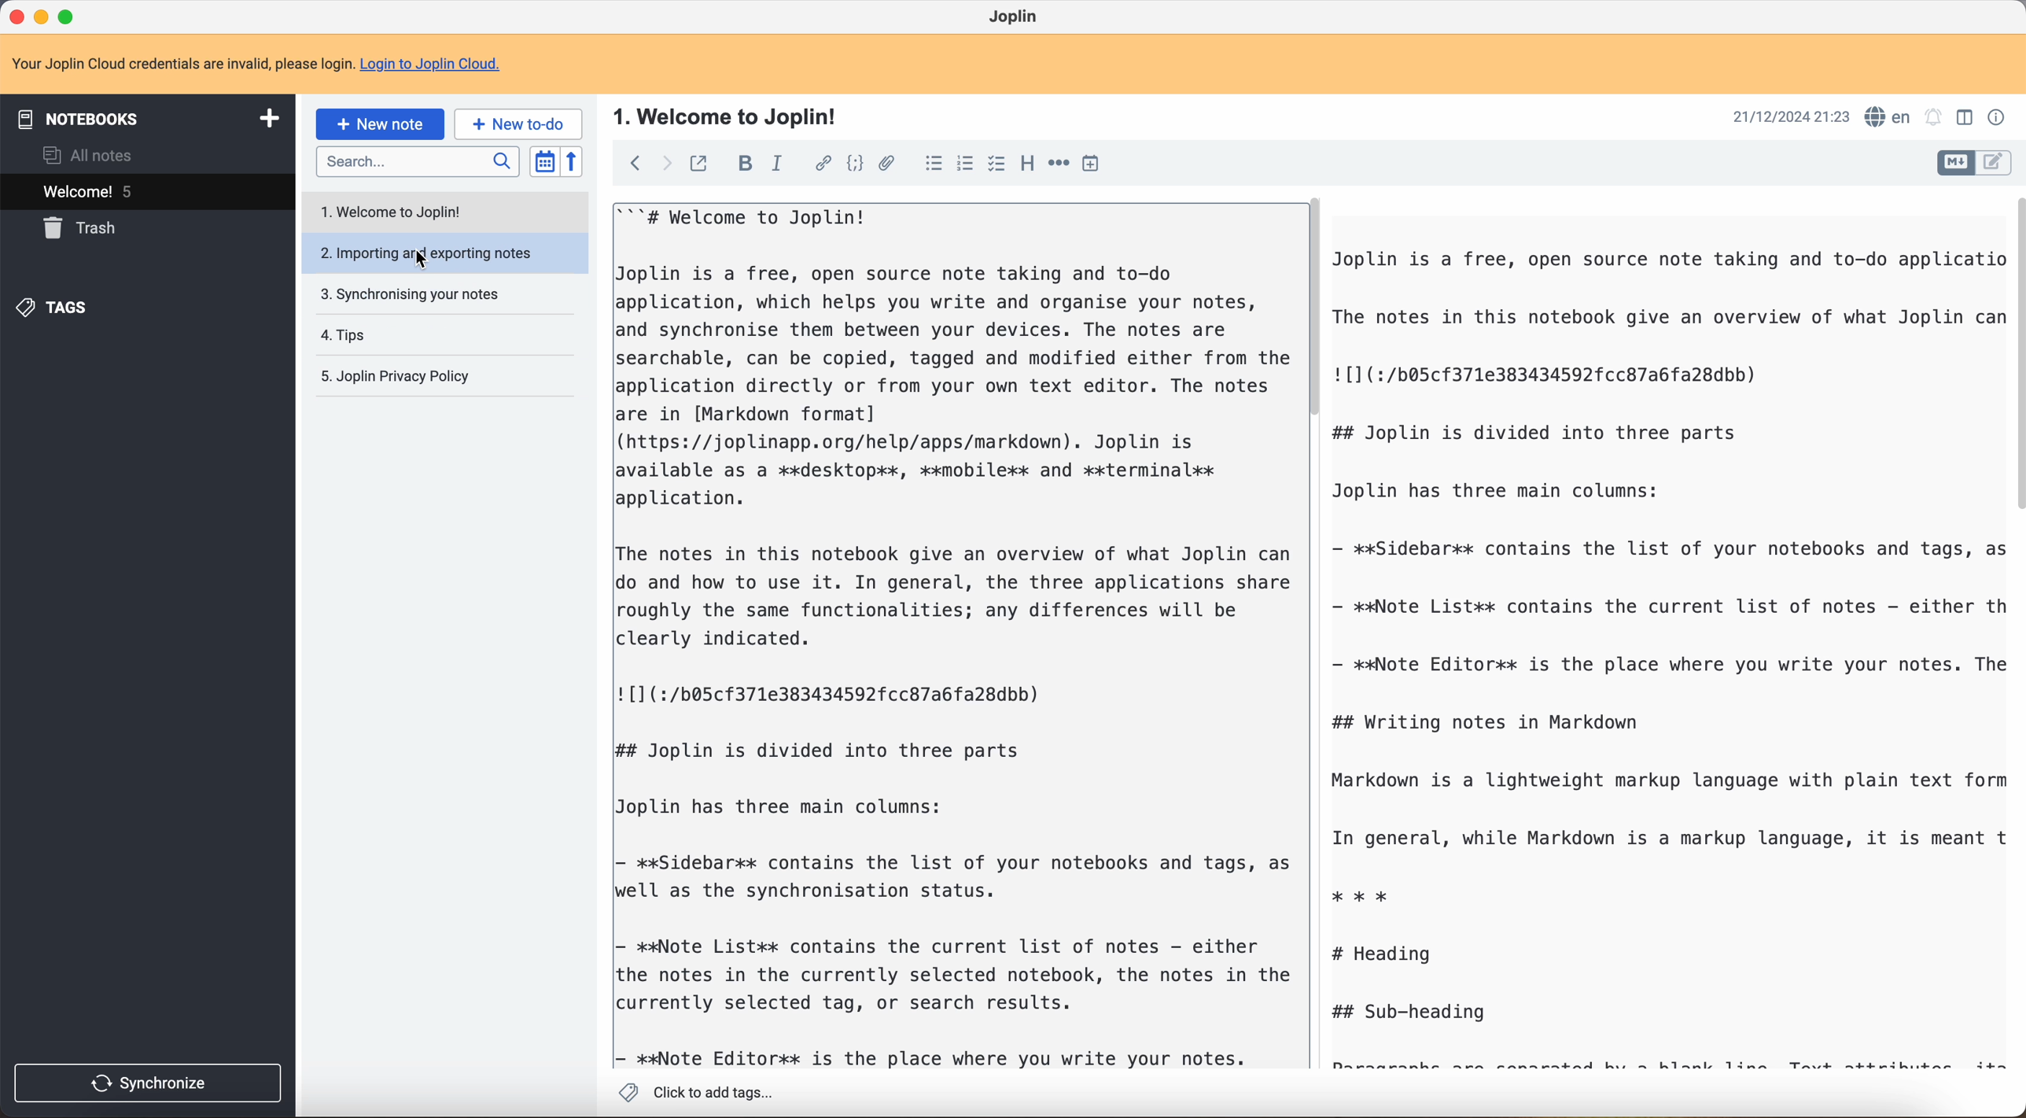 The height and width of the screenshot is (1118, 2026). I want to click on click to add tags, so click(694, 1091).